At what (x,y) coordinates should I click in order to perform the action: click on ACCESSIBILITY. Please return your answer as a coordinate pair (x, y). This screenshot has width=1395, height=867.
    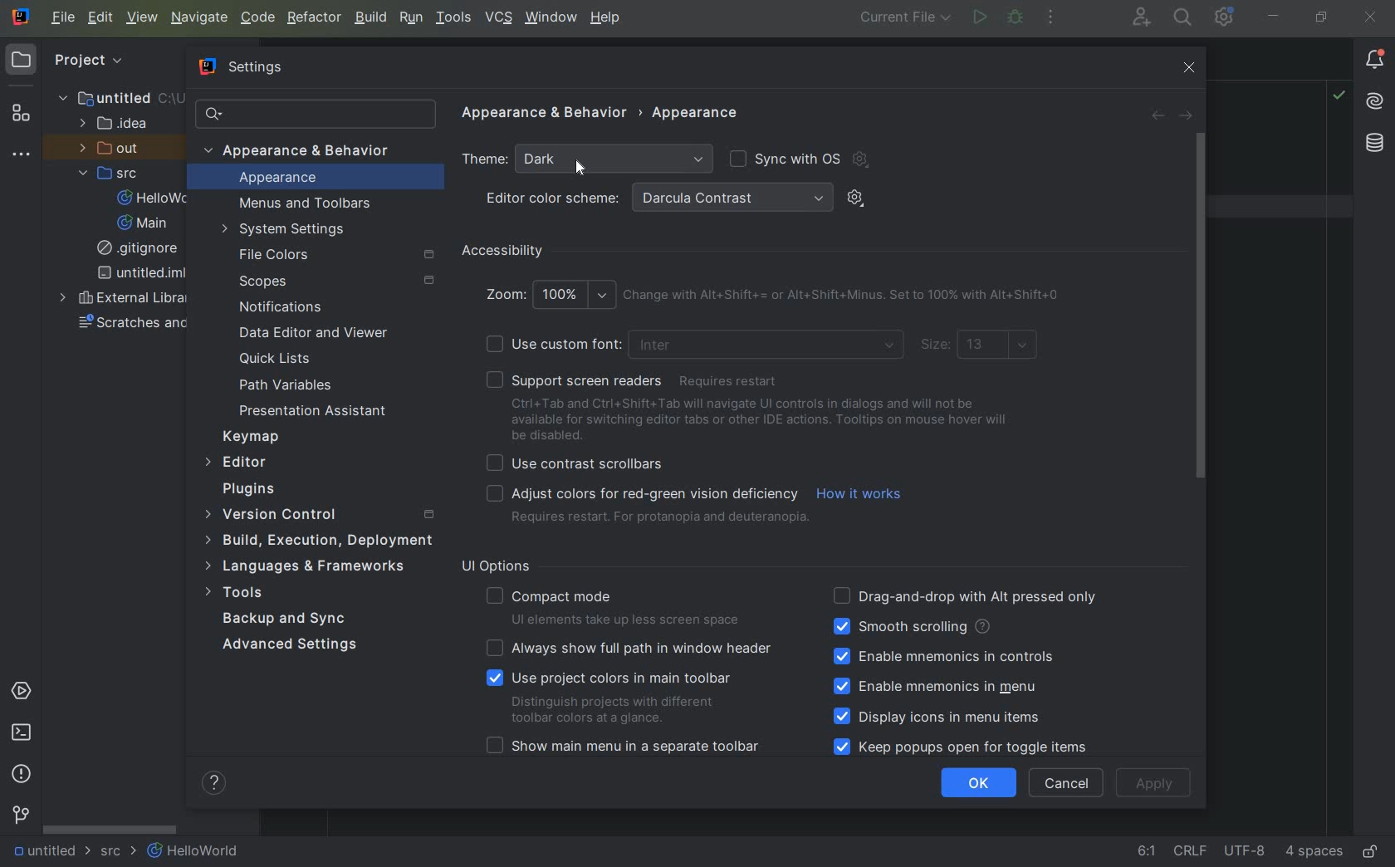
    Looking at the image, I should click on (503, 252).